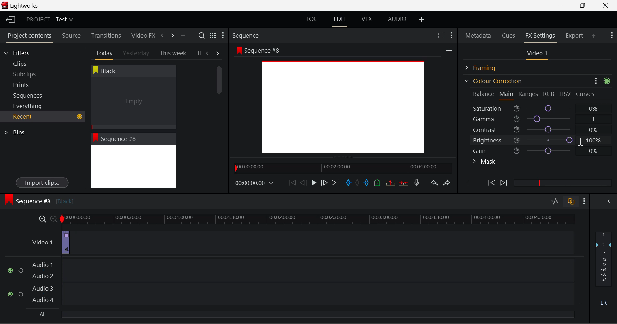 Image resolution: width=617 pixels, height=324 pixels. What do you see at coordinates (479, 34) in the screenshot?
I see `Metadata Panel` at bounding box center [479, 34].